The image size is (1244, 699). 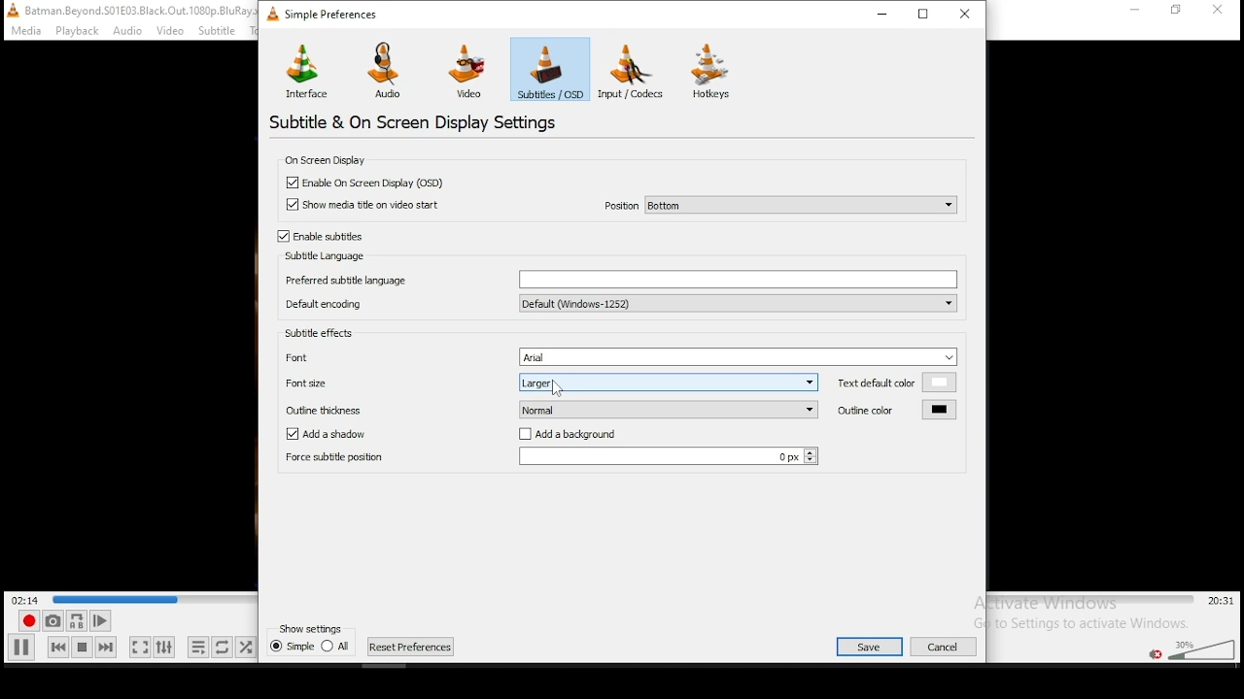 What do you see at coordinates (365, 183) in the screenshot?
I see `checkbox: enable on screen display` at bounding box center [365, 183].